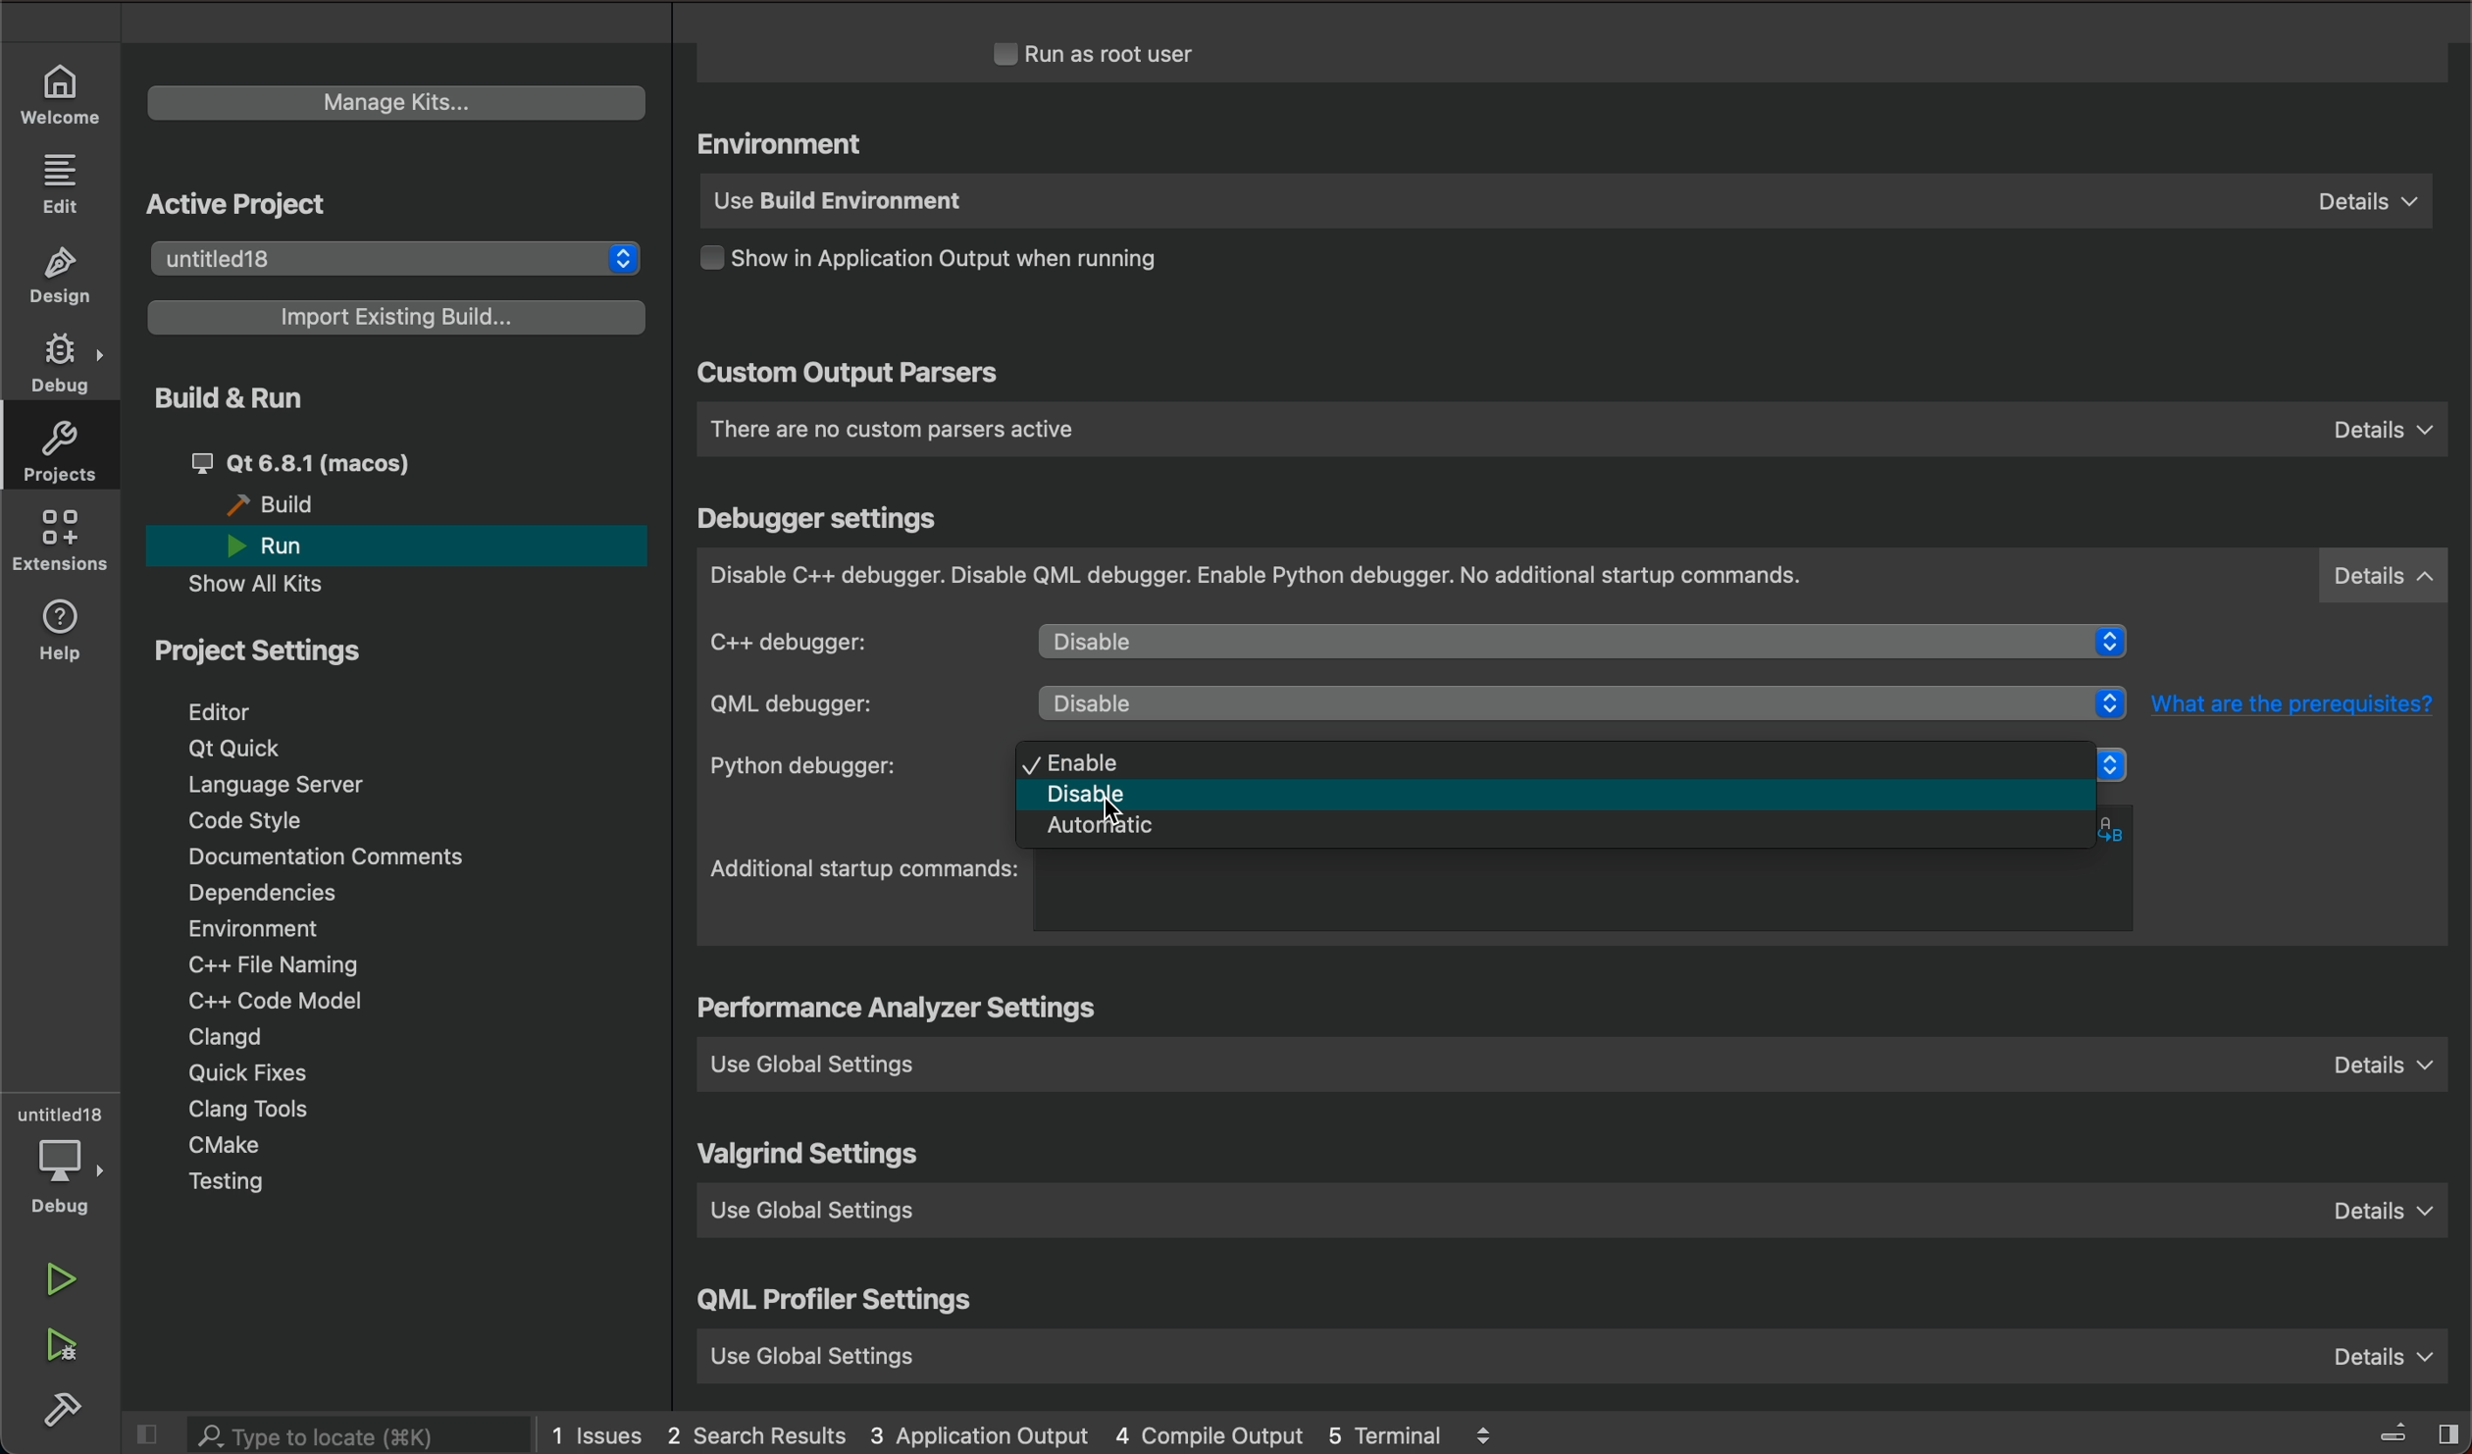 The height and width of the screenshot is (1454, 2472). Describe the element at coordinates (813, 1157) in the screenshot. I see `valgrind` at that location.